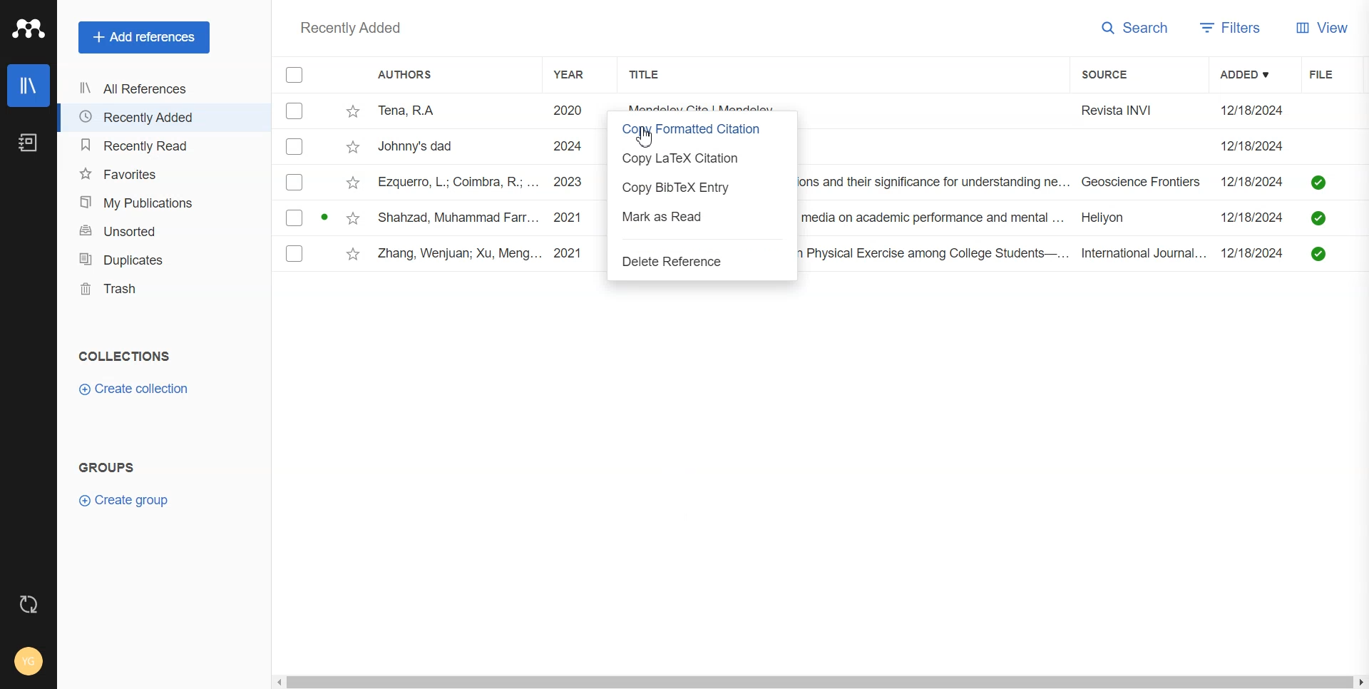 This screenshot has width=1369, height=689. What do you see at coordinates (163, 173) in the screenshot?
I see `Favorites` at bounding box center [163, 173].